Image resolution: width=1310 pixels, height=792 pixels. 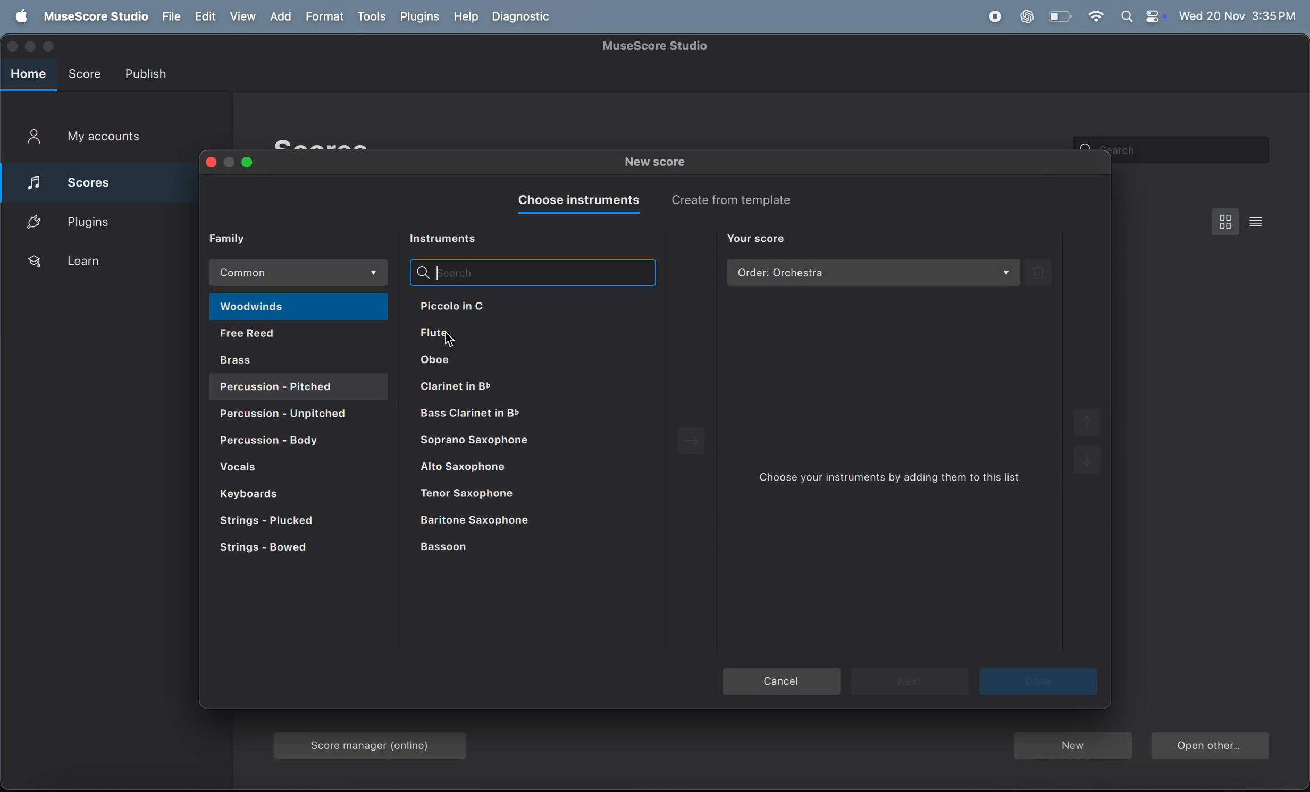 What do you see at coordinates (532, 272) in the screenshot?
I see `search` at bounding box center [532, 272].